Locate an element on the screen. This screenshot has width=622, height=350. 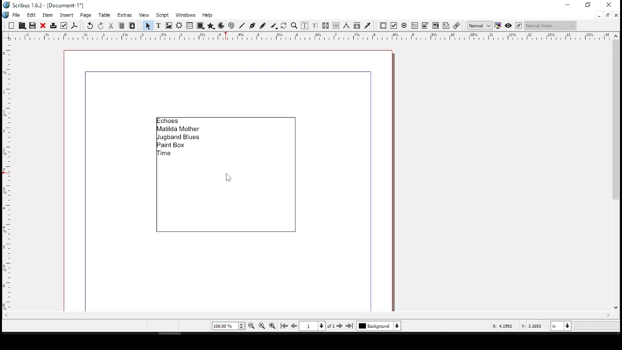
calligraphy lines is located at coordinates (274, 26).